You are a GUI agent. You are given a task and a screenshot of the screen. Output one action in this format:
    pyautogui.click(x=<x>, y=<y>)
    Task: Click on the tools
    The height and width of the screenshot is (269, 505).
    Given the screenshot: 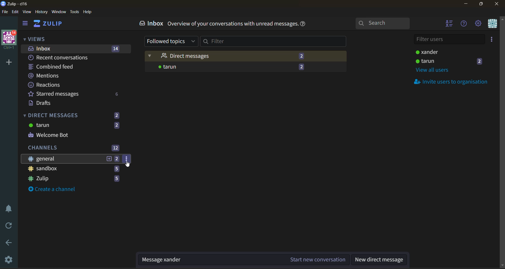 What is the action you would take?
    pyautogui.click(x=75, y=12)
    